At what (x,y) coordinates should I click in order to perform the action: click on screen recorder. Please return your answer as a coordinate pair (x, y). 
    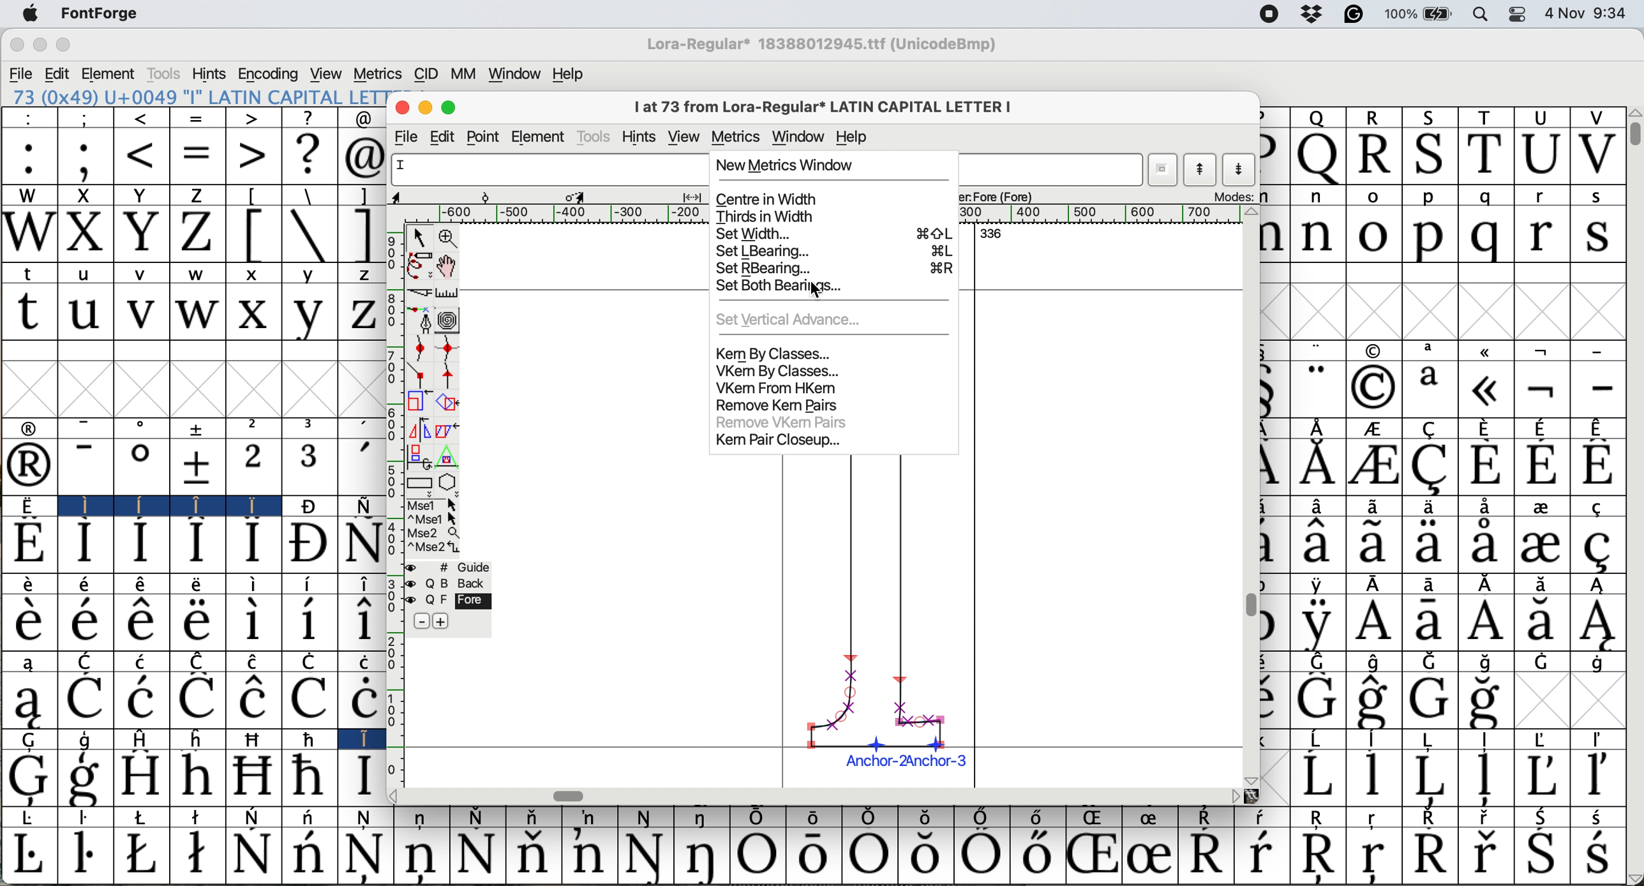
    Looking at the image, I should click on (1268, 15).